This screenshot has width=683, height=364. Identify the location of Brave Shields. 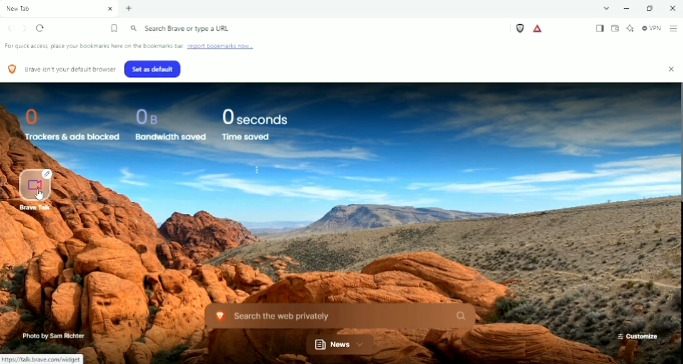
(520, 28).